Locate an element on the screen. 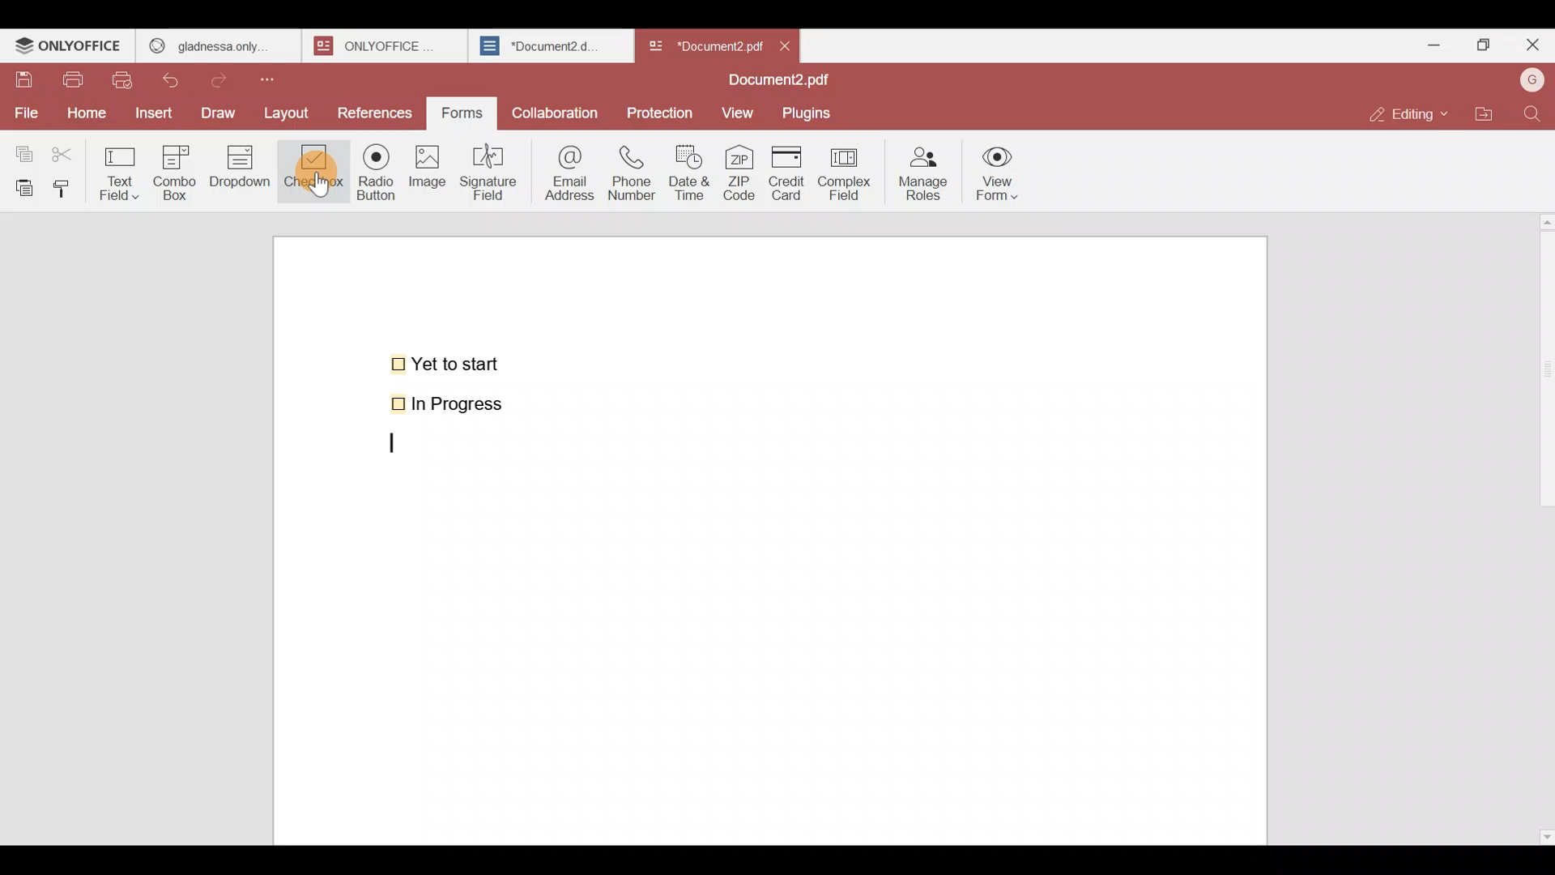 The height and width of the screenshot is (875, 1555). Radio is located at coordinates (371, 176).